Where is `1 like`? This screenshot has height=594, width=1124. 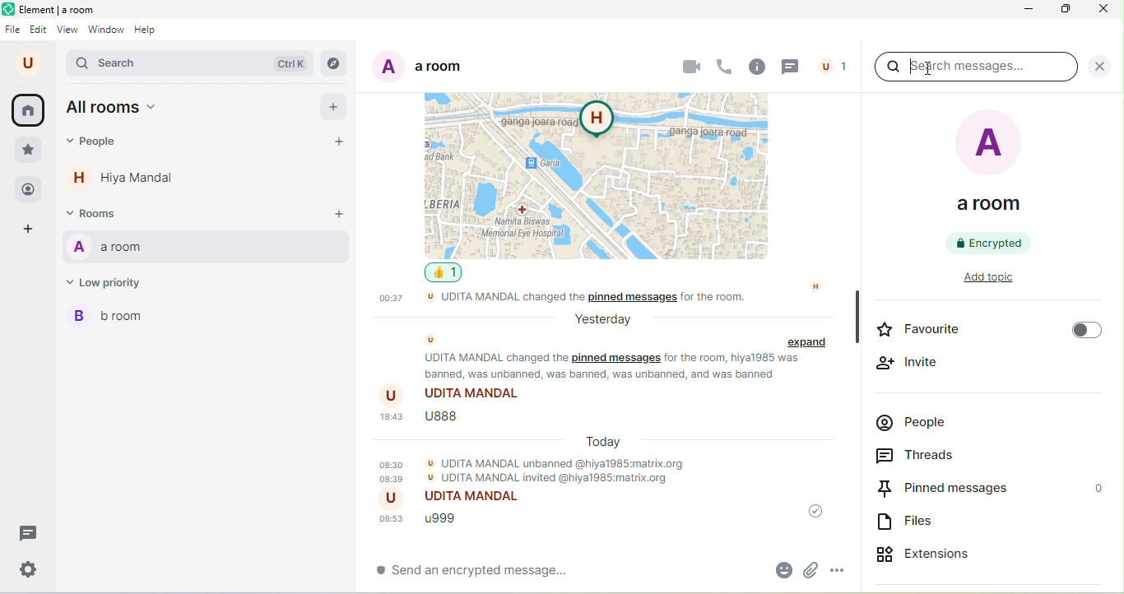
1 like is located at coordinates (448, 273).